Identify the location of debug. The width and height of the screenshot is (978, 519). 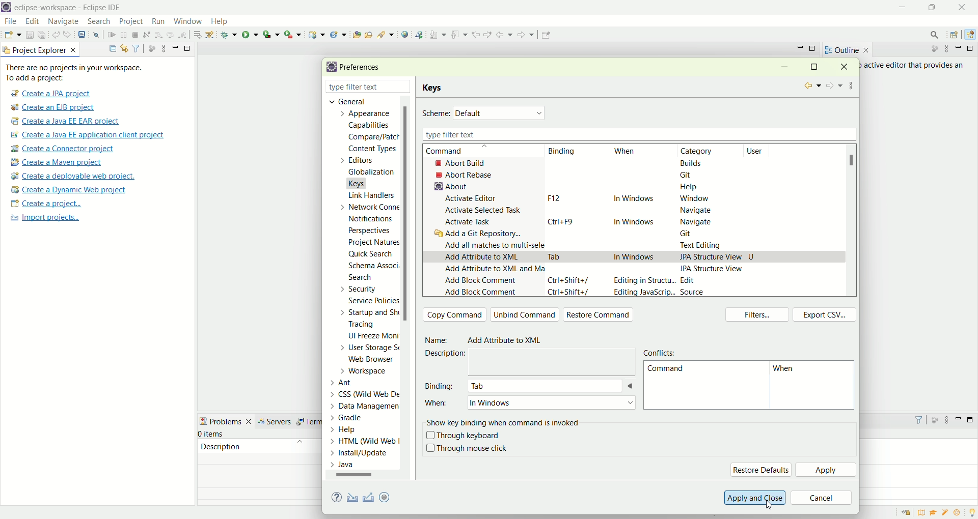
(229, 35).